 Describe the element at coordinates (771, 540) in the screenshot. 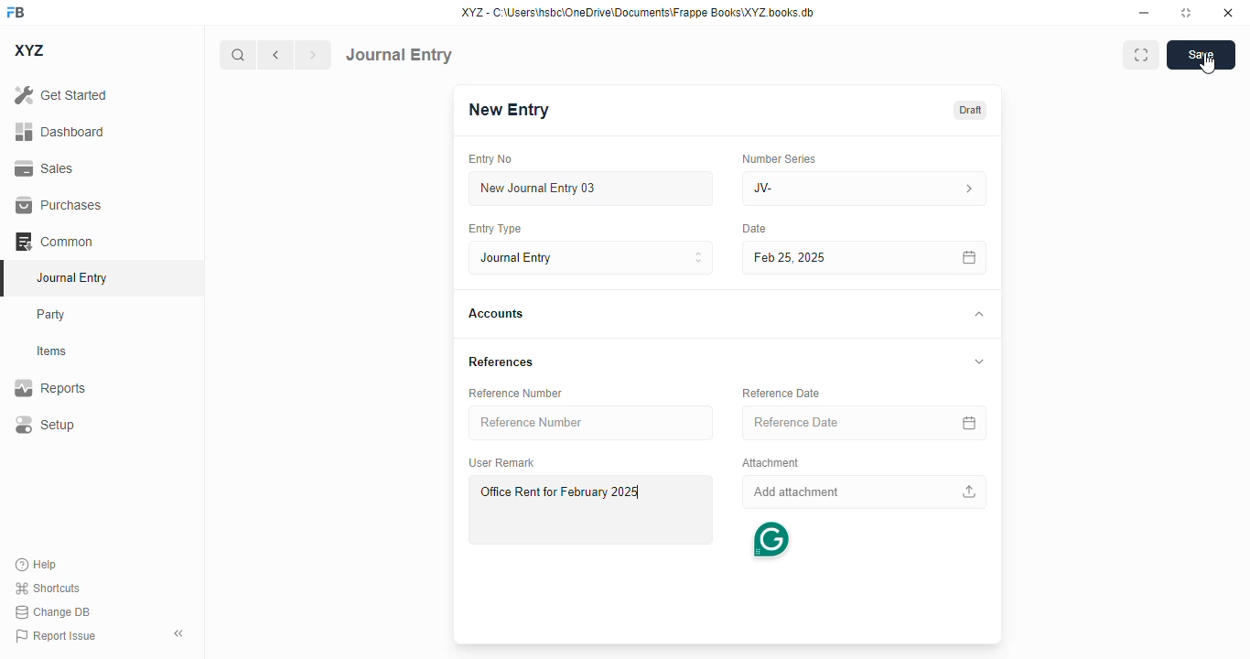

I see `grammarly extension` at that location.